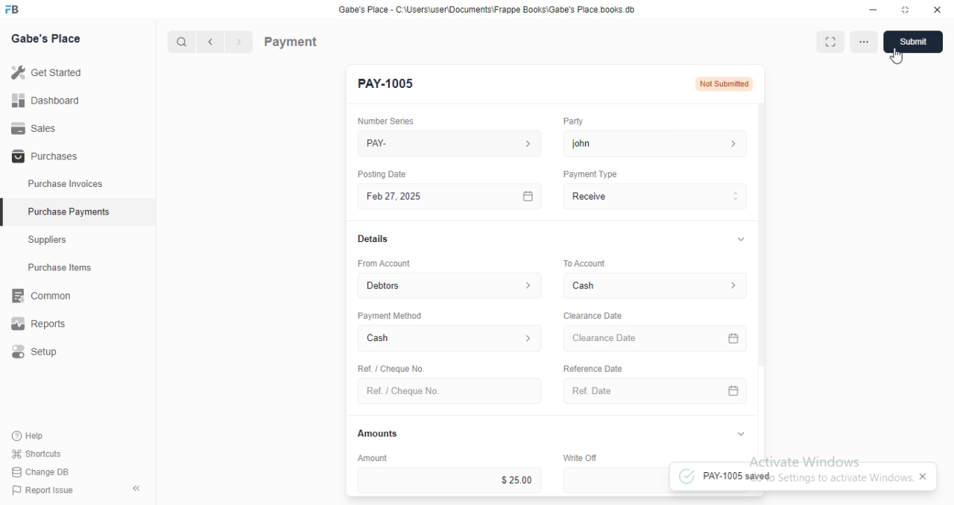 The width and height of the screenshot is (954, 505). I want to click on Sales, so click(34, 127).